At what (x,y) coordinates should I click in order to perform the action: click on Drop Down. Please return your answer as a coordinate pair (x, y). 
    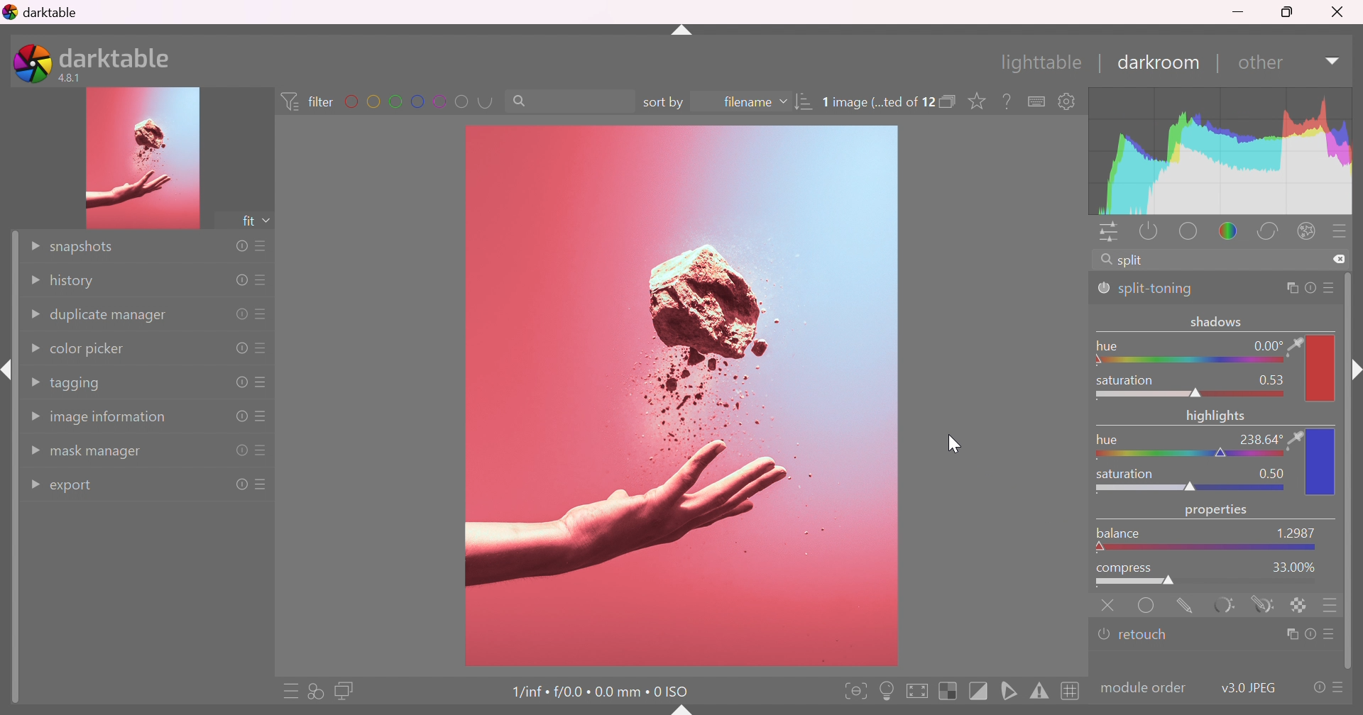
    Looking at the image, I should click on (36, 314).